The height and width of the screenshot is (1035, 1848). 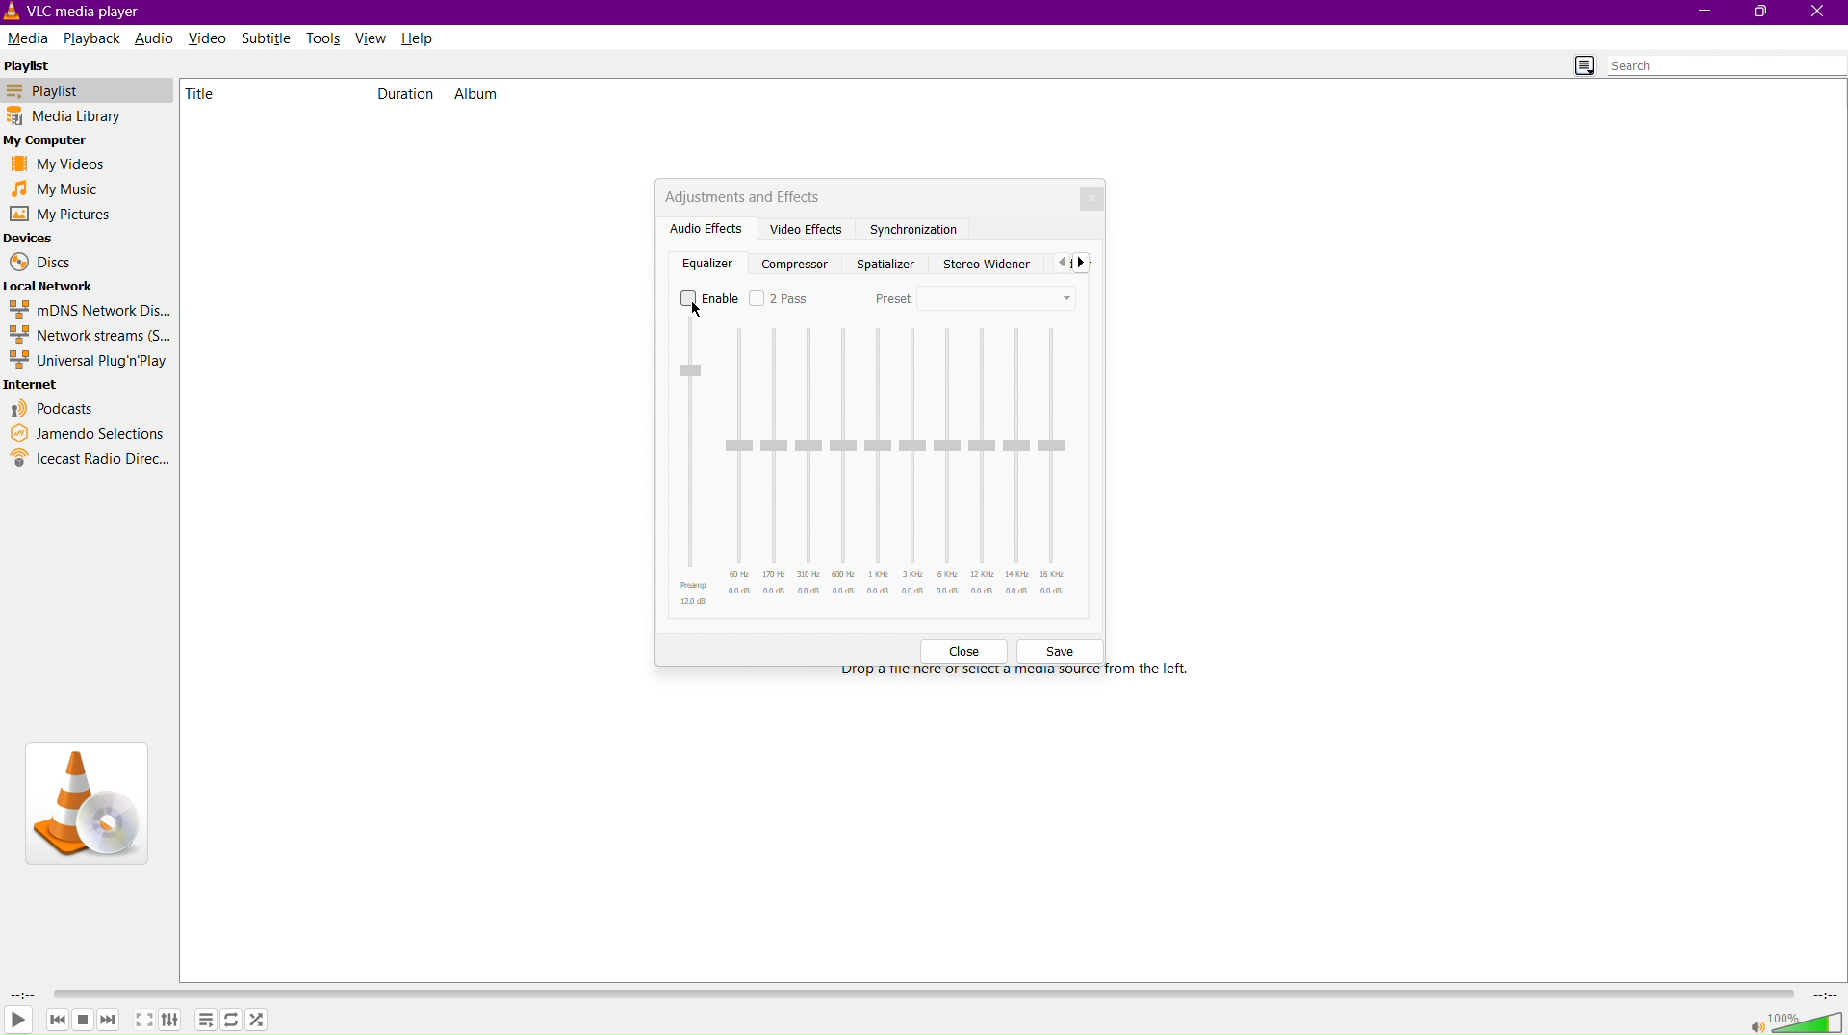 I want to click on Equalizer, so click(x=712, y=261).